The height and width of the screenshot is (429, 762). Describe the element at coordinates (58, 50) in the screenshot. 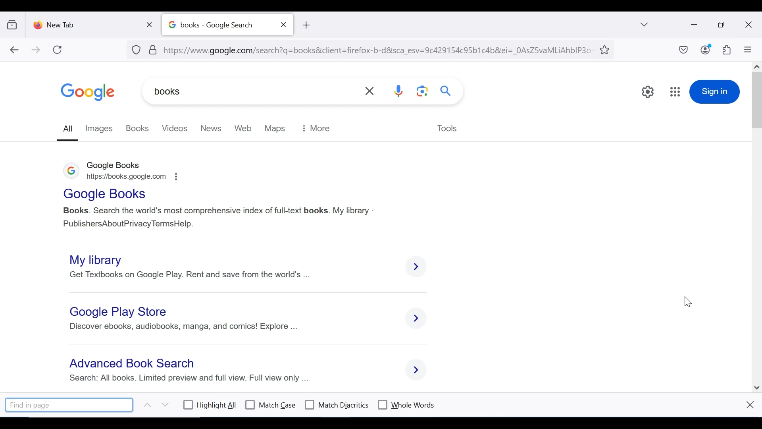

I see `refresh` at that location.